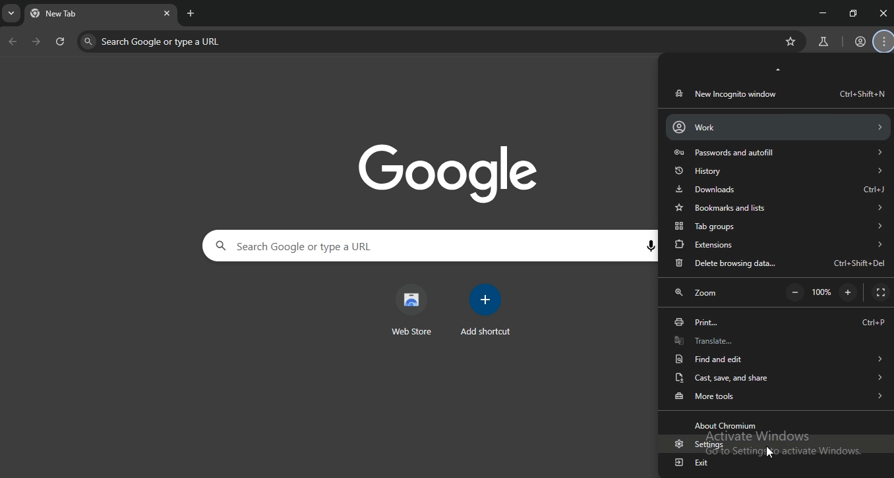  Describe the element at coordinates (488, 310) in the screenshot. I see `add shortcut` at that location.